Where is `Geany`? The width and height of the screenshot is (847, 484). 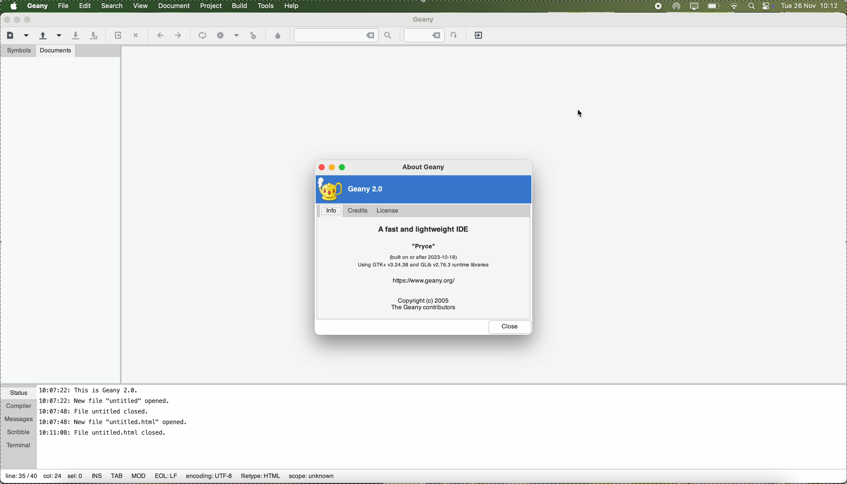
Geany is located at coordinates (424, 19).